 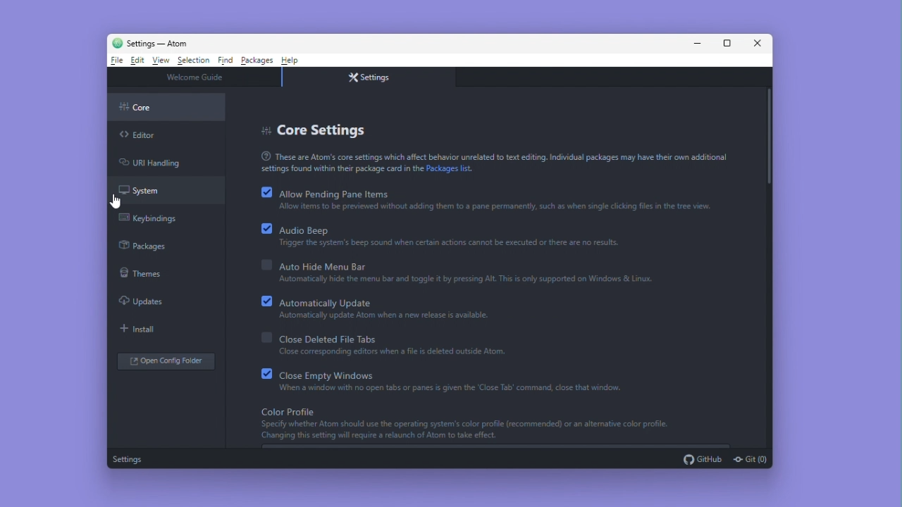 What do you see at coordinates (314, 301) in the screenshot?
I see `Automatically update` at bounding box center [314, 301].